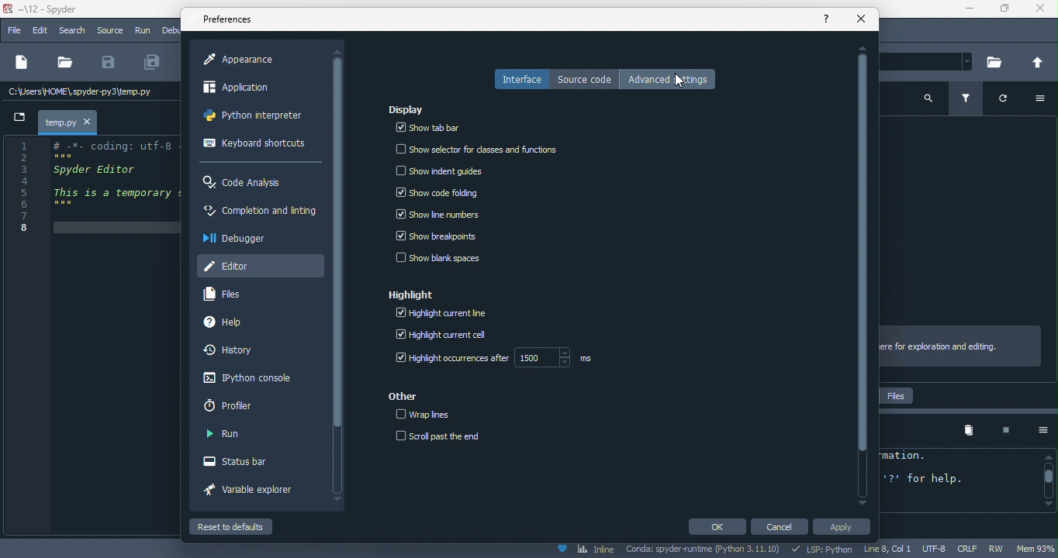 This screenshot has width=1058, height=558. I want to click on help, so click(827, 18).